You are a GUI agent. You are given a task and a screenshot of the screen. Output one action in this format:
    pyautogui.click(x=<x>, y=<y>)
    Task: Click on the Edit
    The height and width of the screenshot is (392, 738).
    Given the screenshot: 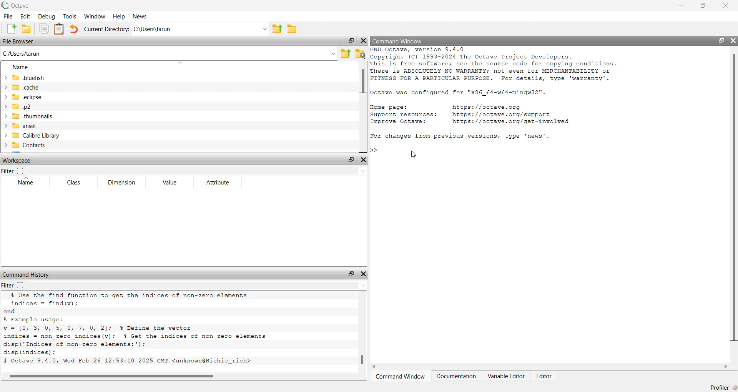 What is the action you would take?
    pyautogui.click(x=25, y=17)
    